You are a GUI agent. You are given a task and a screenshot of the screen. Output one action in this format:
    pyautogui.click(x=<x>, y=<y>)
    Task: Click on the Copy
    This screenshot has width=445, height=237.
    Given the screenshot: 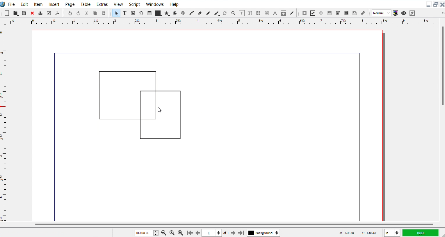 What is the action you would take?
    pyautogui.click(x=96, y=13)
    